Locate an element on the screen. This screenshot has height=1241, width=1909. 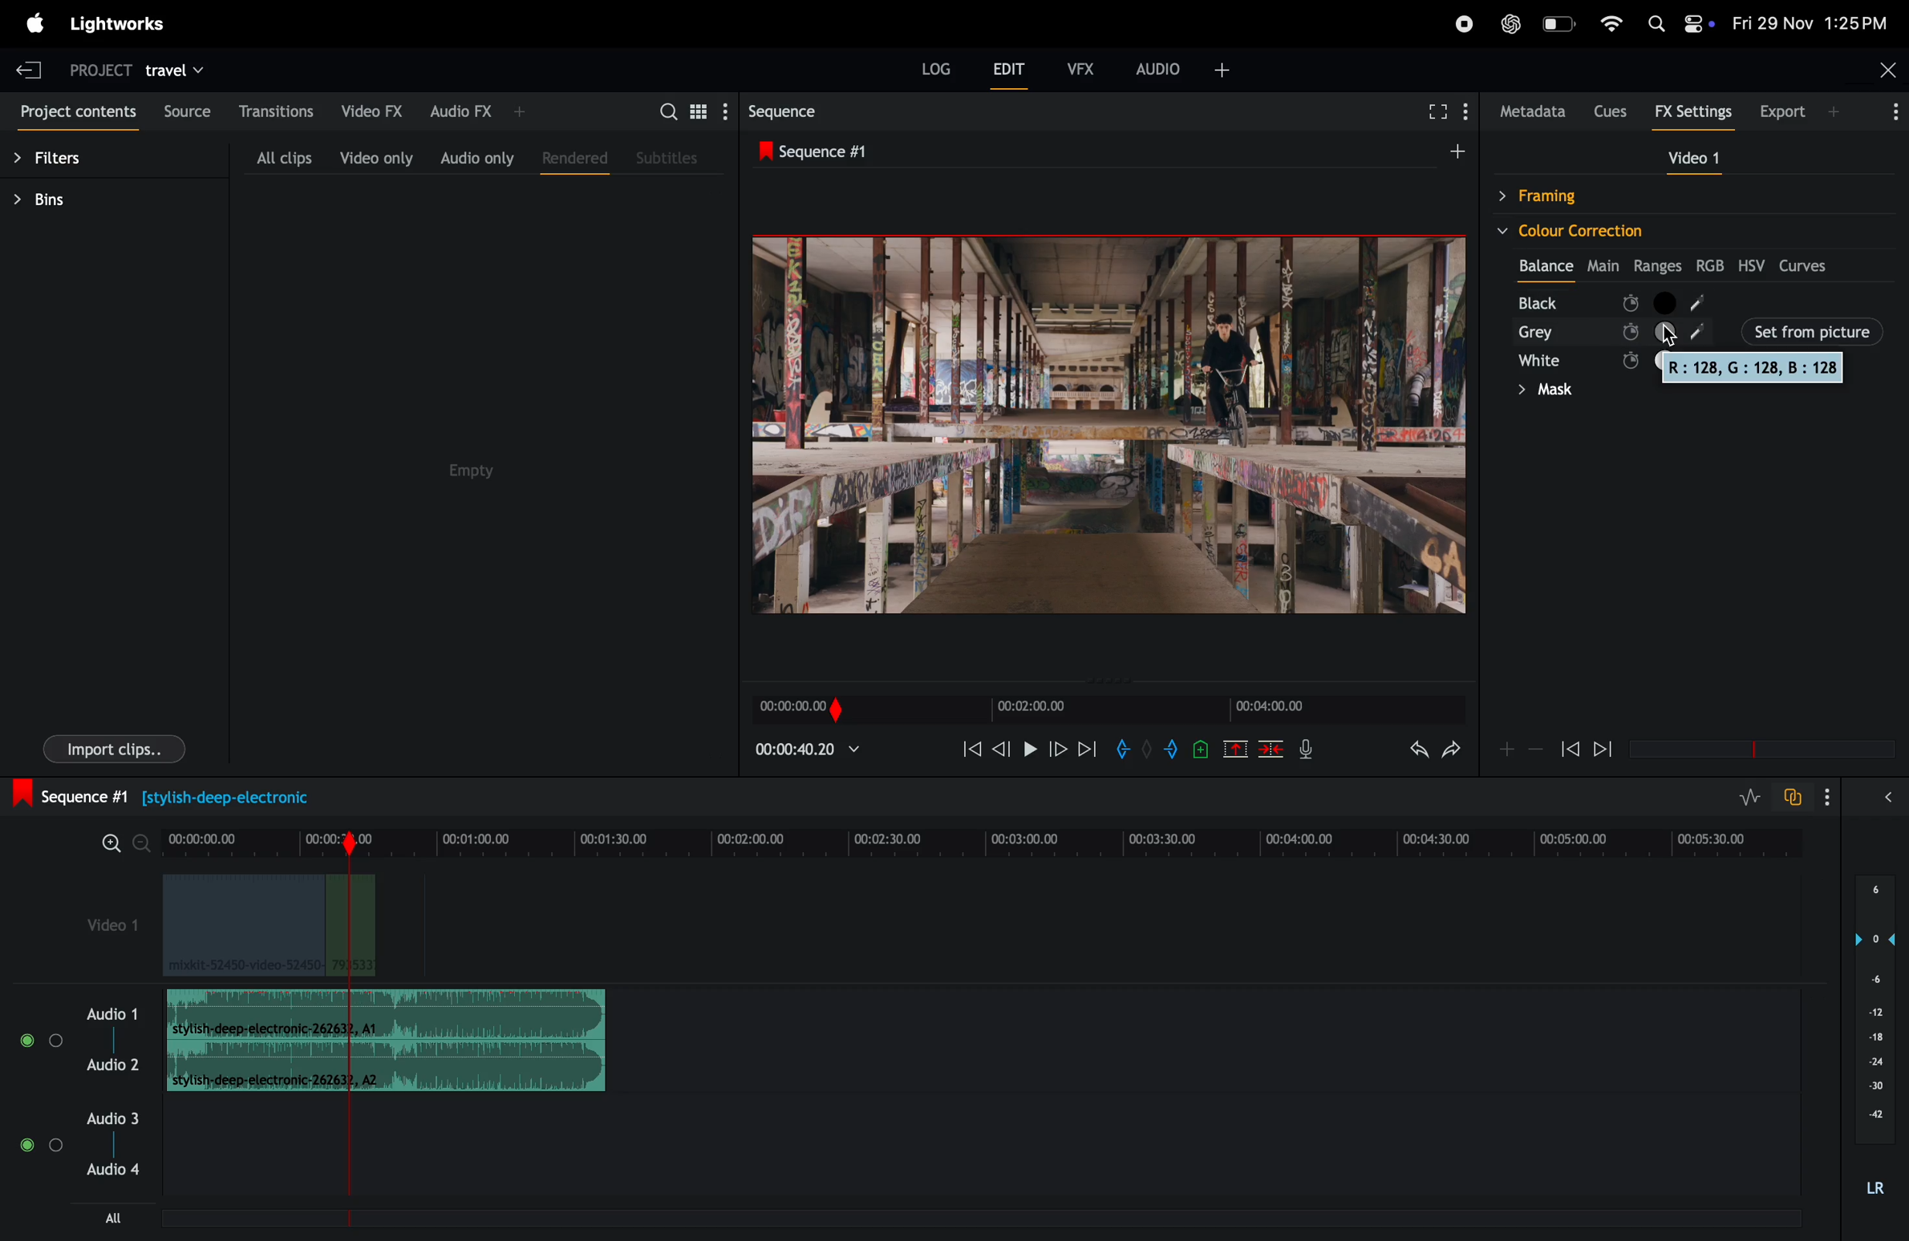
show settings menu is located at coordinates (731, 110).